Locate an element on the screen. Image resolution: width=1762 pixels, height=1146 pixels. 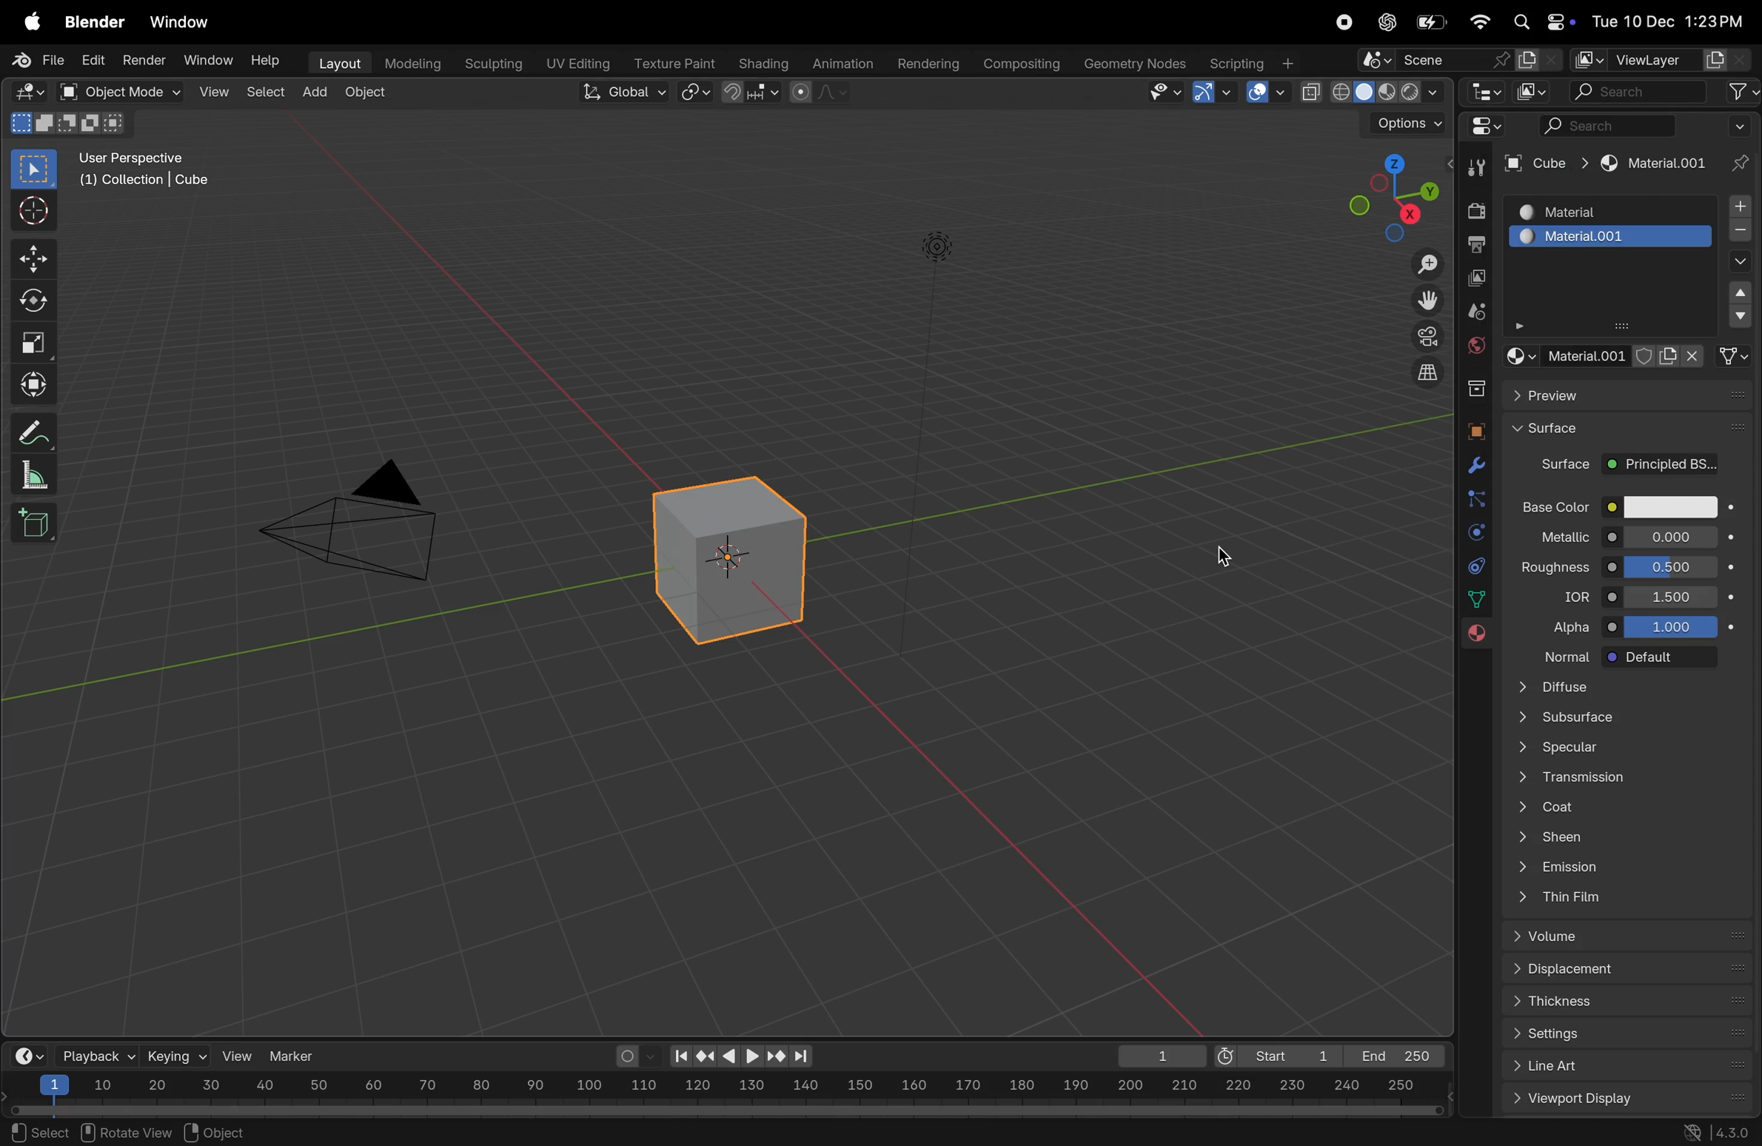
Sculpting is located at coordinates (487, 60).